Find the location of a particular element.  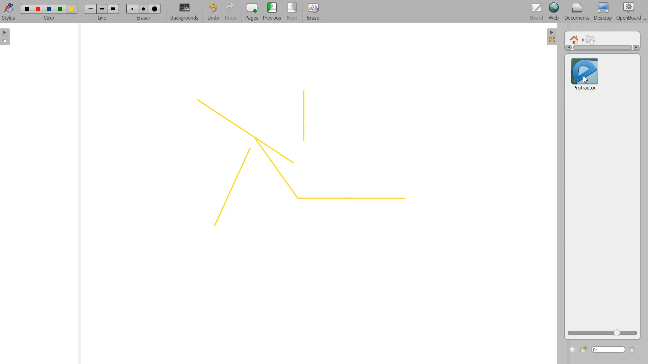

Redo is located at coordinates (231, 12).